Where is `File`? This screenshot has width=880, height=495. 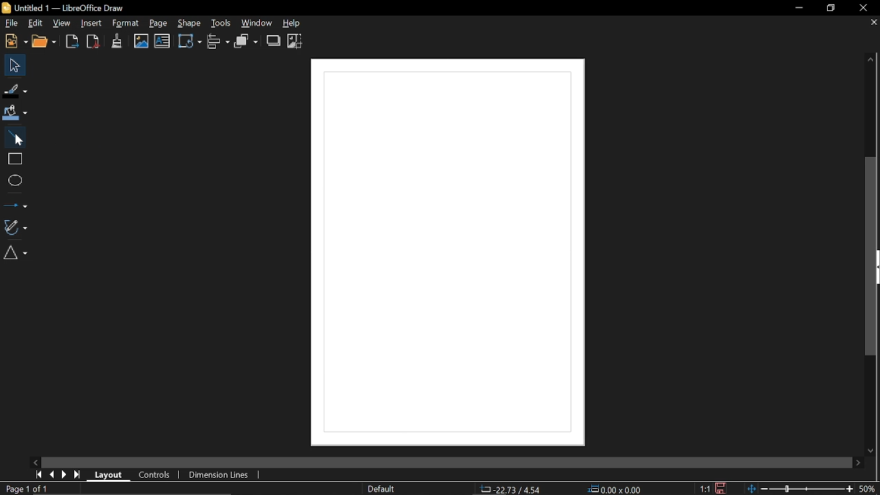 File is located at coordinates (11, 23).